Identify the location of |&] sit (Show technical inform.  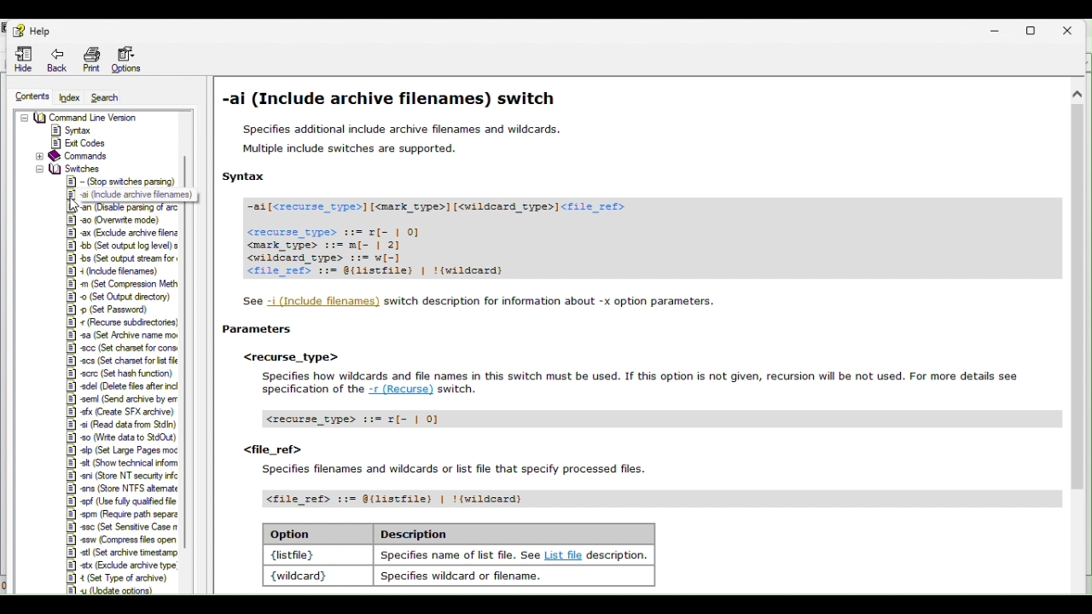
(125, 463).